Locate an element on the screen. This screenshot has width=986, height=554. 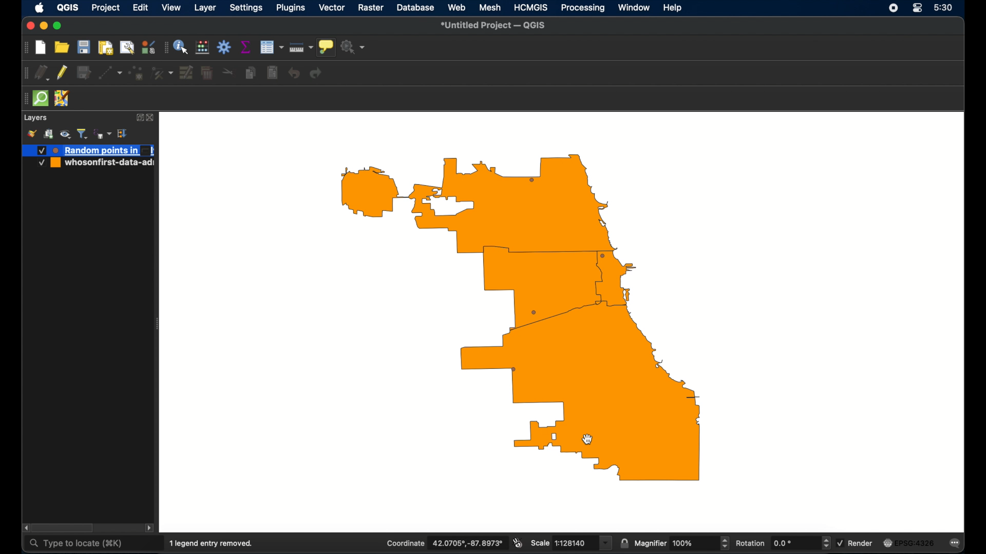
open project is located at coordinates (62, 47).